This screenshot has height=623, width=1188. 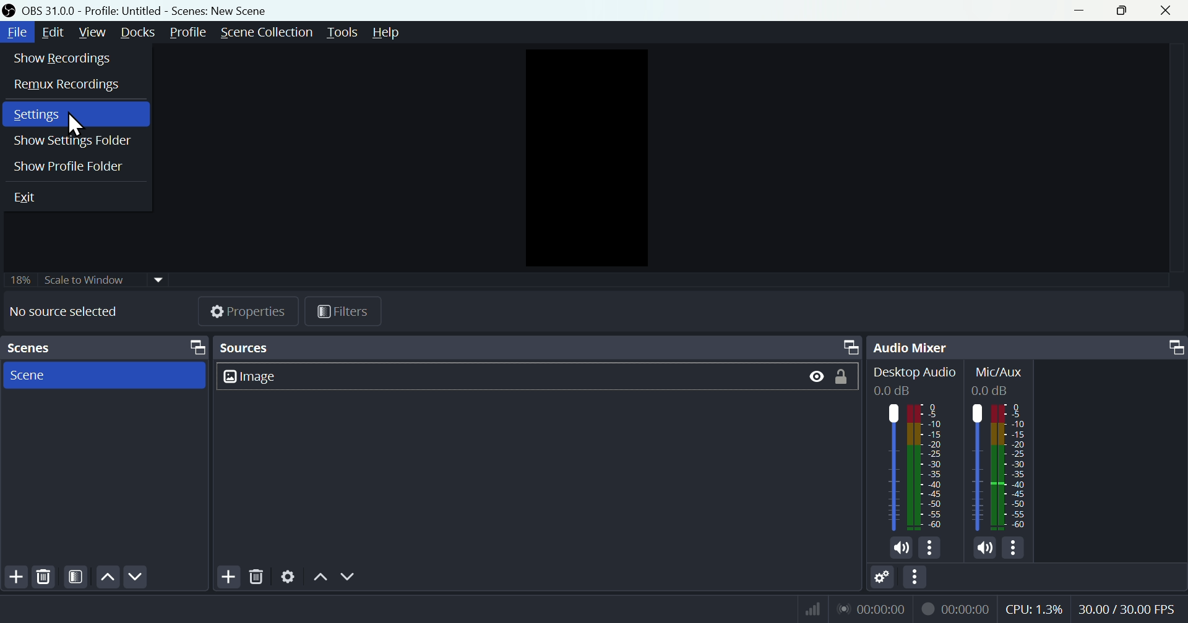 I want to click on close, so click(x=1169, y=11).